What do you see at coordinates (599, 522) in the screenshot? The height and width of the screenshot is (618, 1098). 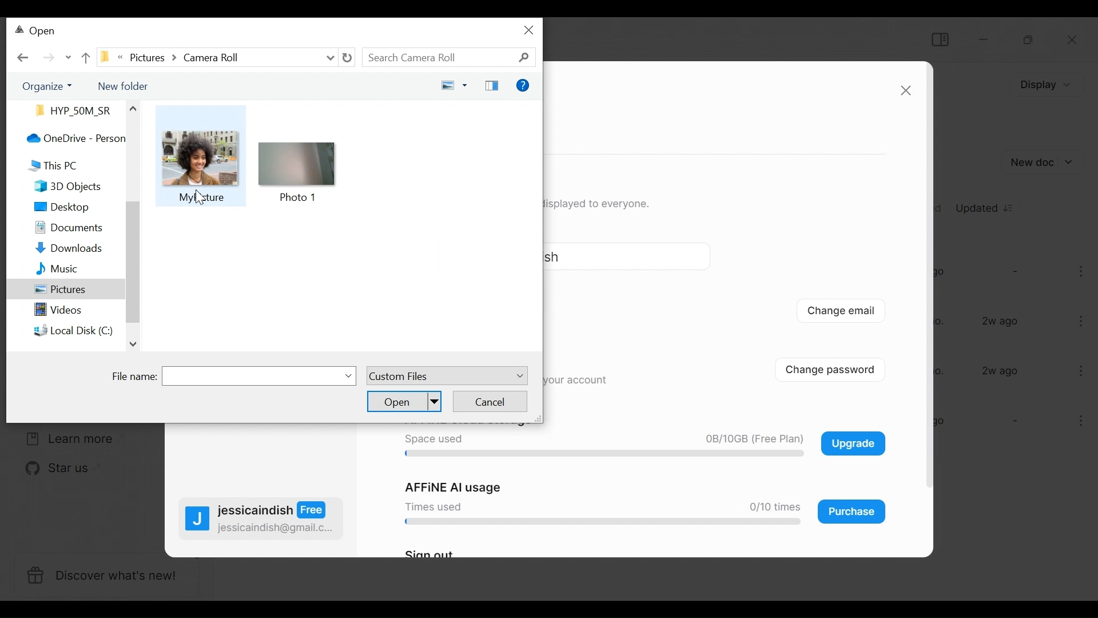 I see `progress bar` at bounding box center [599, 522].